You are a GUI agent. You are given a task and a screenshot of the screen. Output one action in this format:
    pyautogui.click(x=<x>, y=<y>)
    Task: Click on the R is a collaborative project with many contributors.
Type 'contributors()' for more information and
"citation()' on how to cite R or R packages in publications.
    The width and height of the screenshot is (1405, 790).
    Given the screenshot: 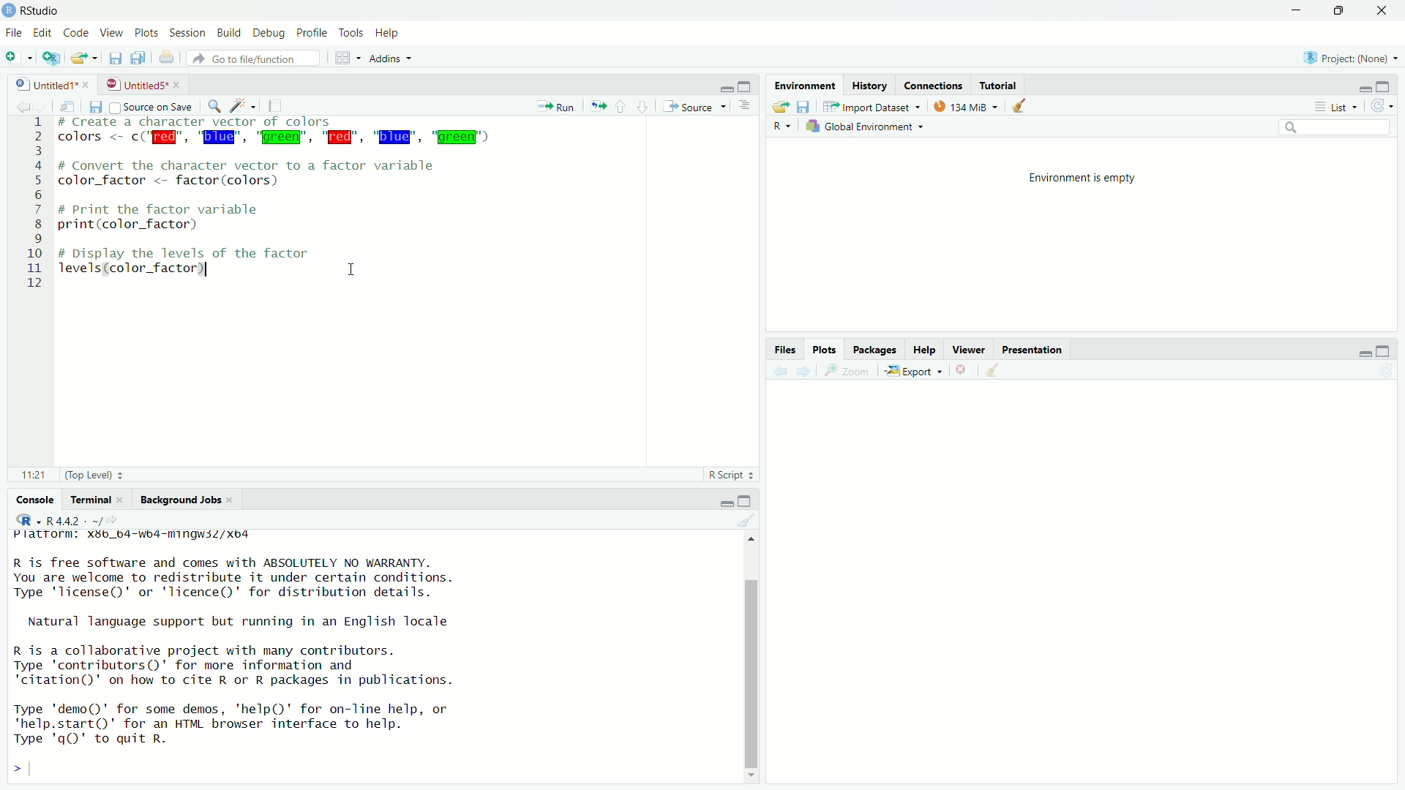 What is the action you would take?
    pyautogui.click(x=255, y=663)
    